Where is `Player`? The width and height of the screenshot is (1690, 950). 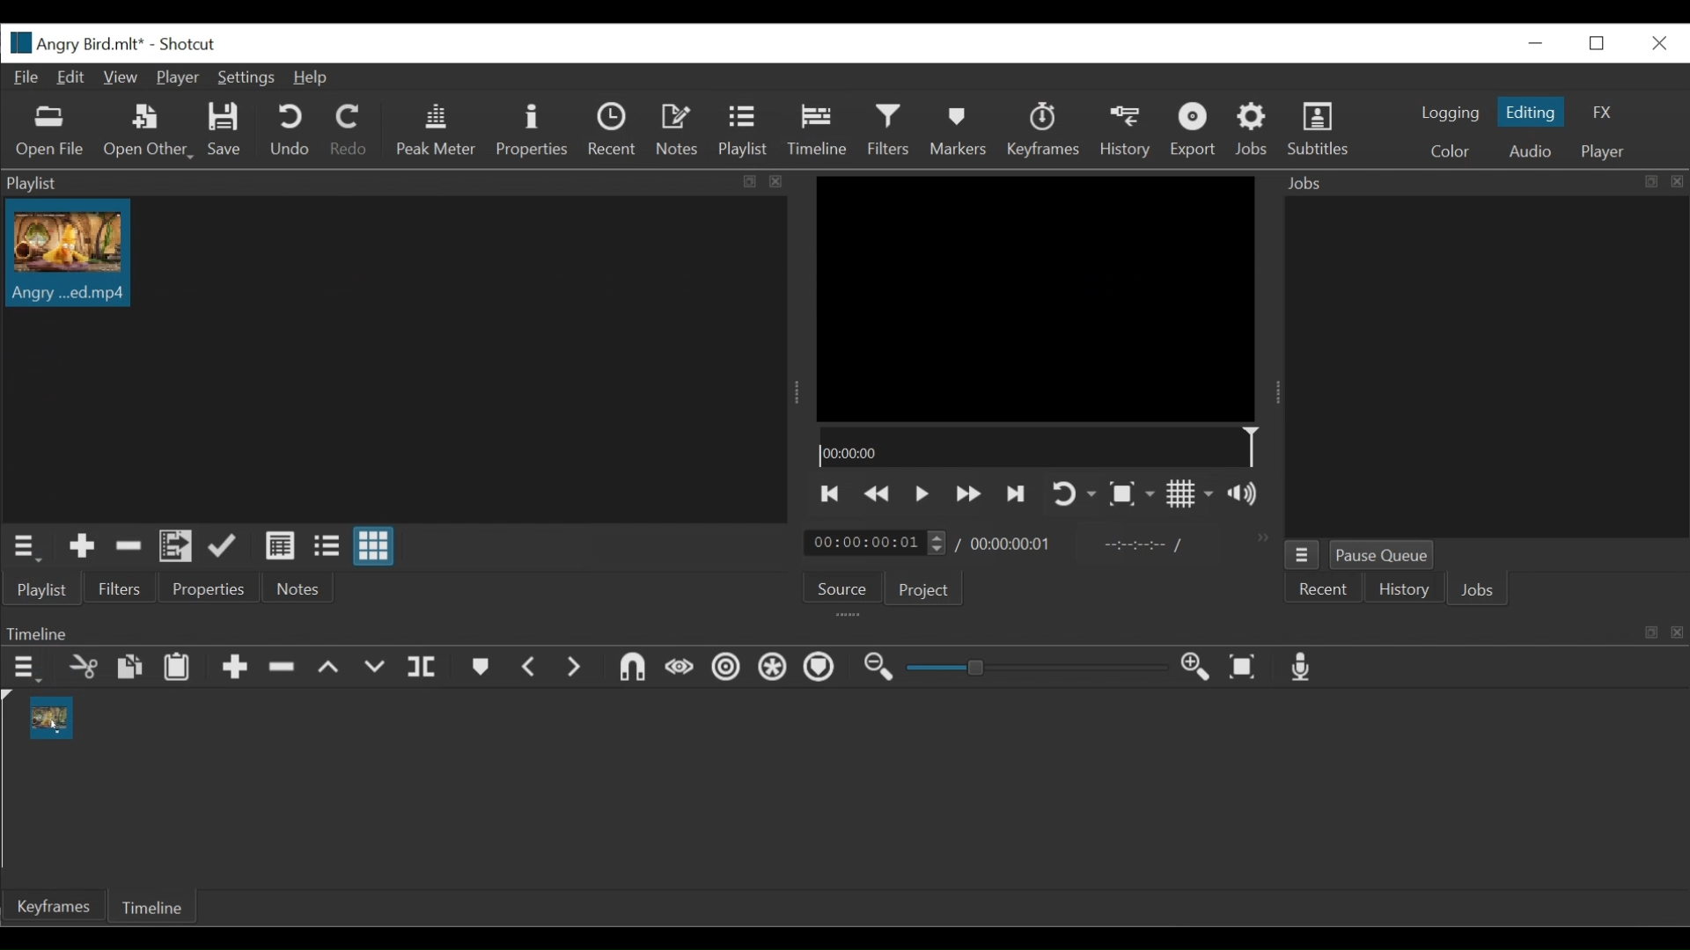 Player is located at coordinates (177, 78).